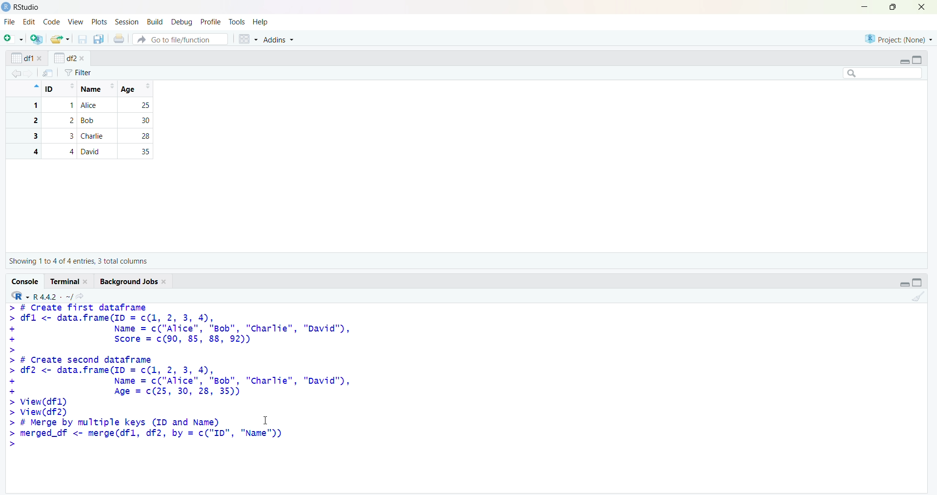 The image size is (937, 495). What do you see at coordinates (156, 22) in the screenshot?
I see `build` at bounding box center [156, 22].